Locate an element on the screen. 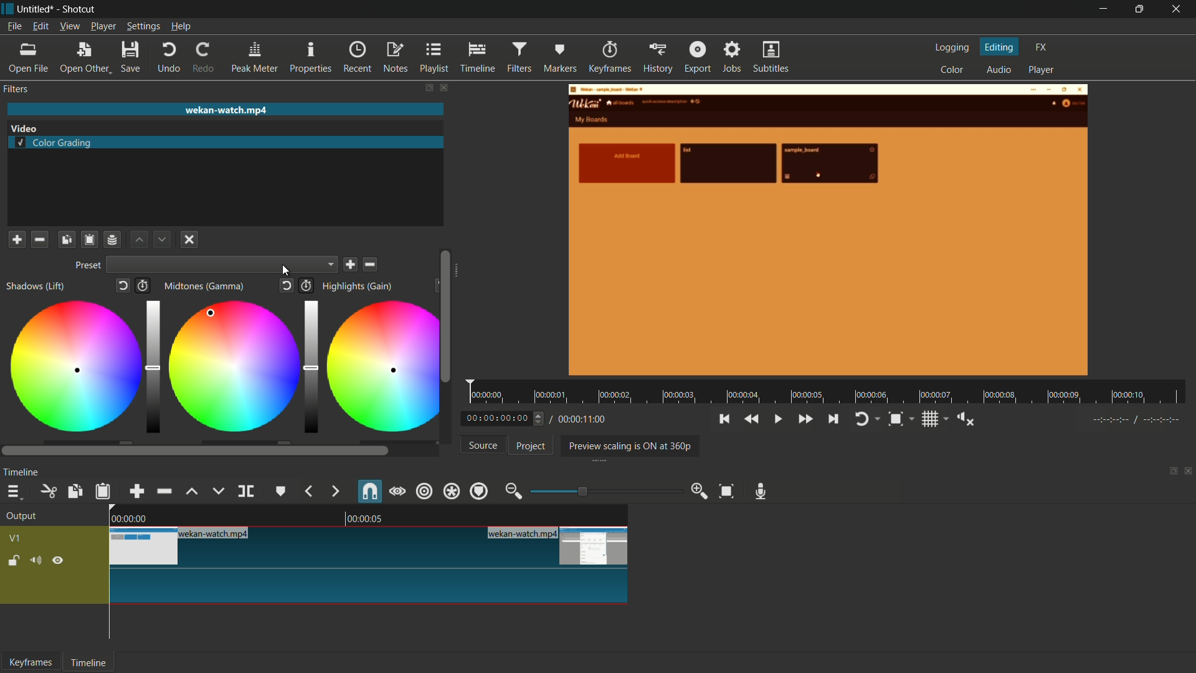  add keyframes to this parameter is located at coordinates (143, 285).